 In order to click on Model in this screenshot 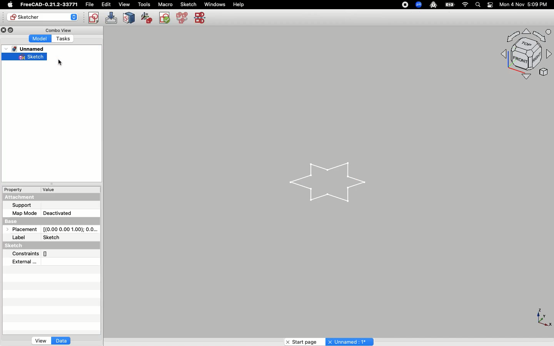, I will do `click(35, 38)`.